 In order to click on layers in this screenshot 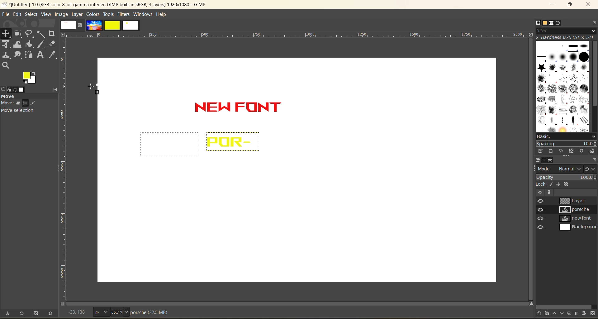, I will do `click(535, 160)`.